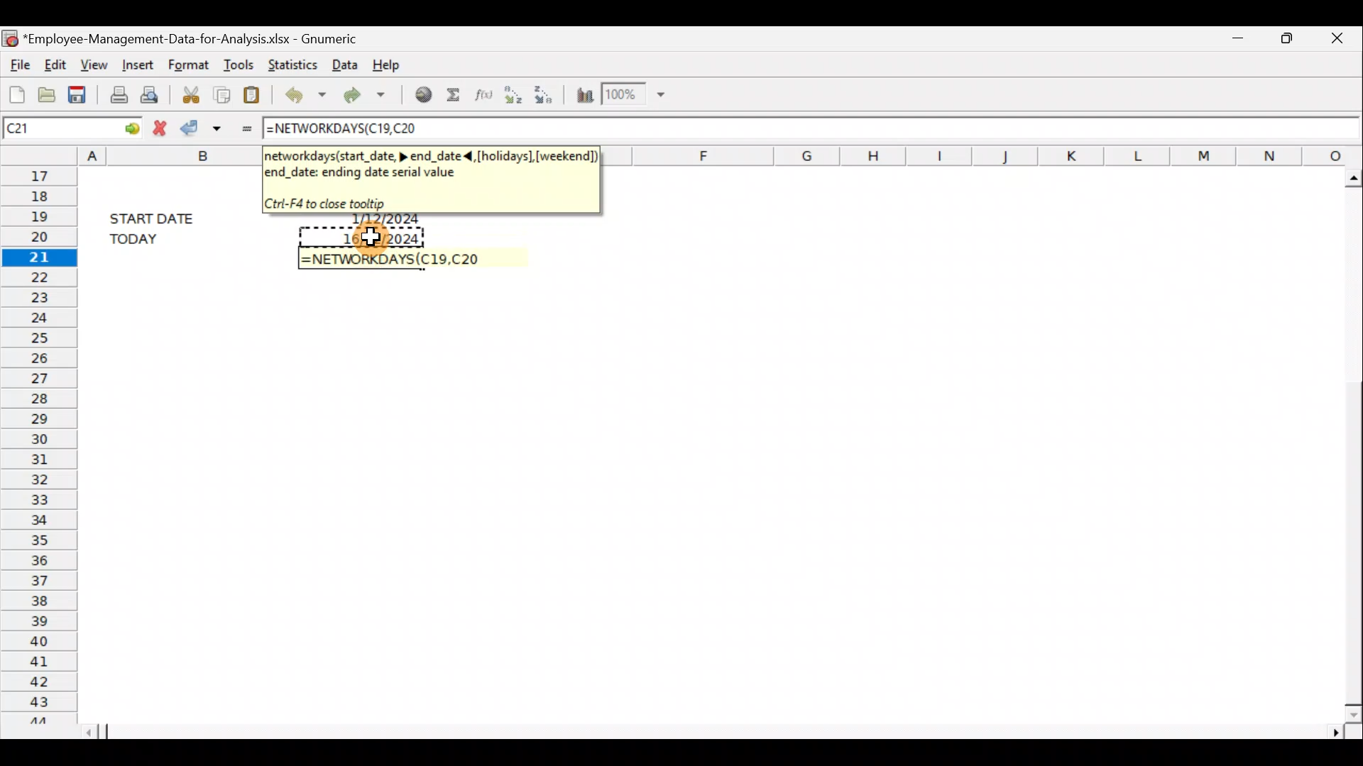  I want to click on 1/12/2024, so click(386, 220).